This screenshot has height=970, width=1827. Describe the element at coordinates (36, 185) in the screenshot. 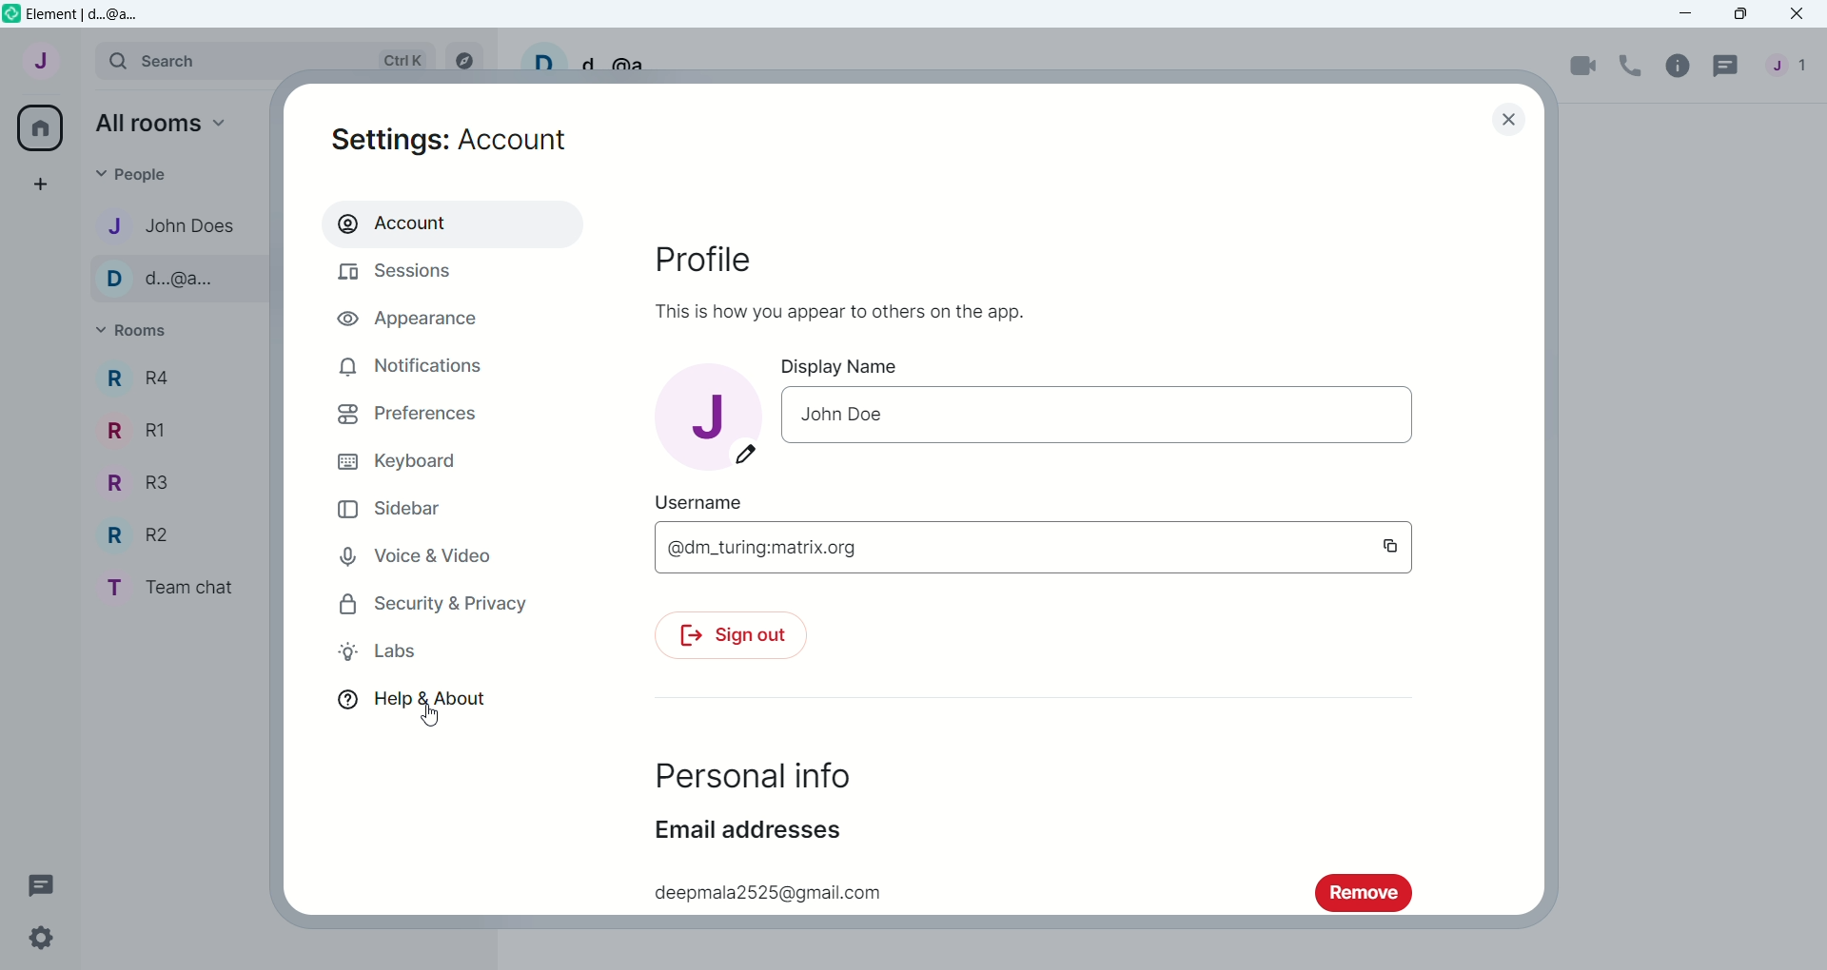

I see `Create a space` at that location.